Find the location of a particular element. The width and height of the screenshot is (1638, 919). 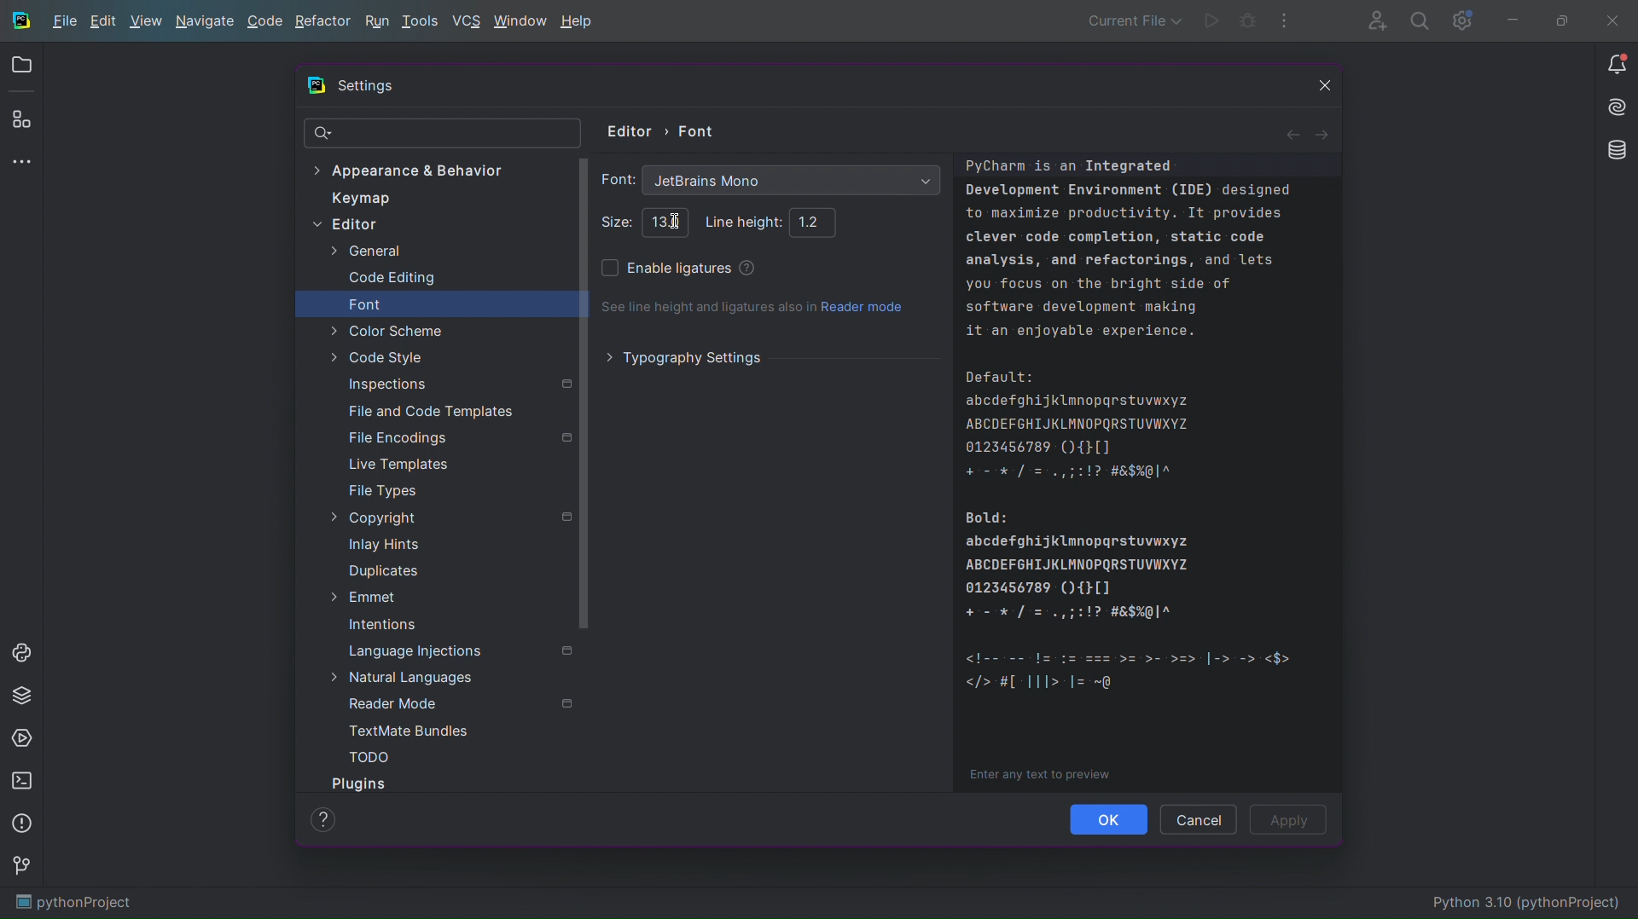

Next is located at coordinates (1326, 132).